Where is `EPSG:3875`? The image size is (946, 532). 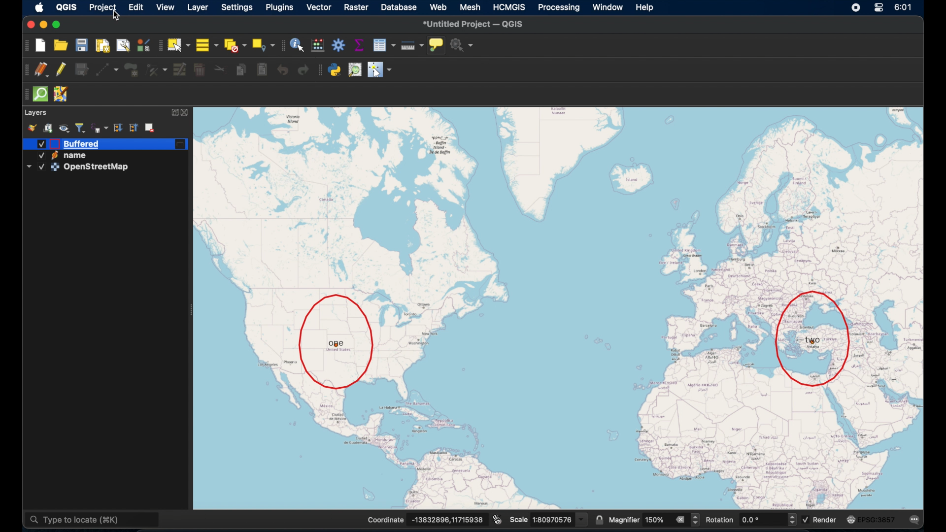 EPSG:3875 is located at coordinates (878, 520).